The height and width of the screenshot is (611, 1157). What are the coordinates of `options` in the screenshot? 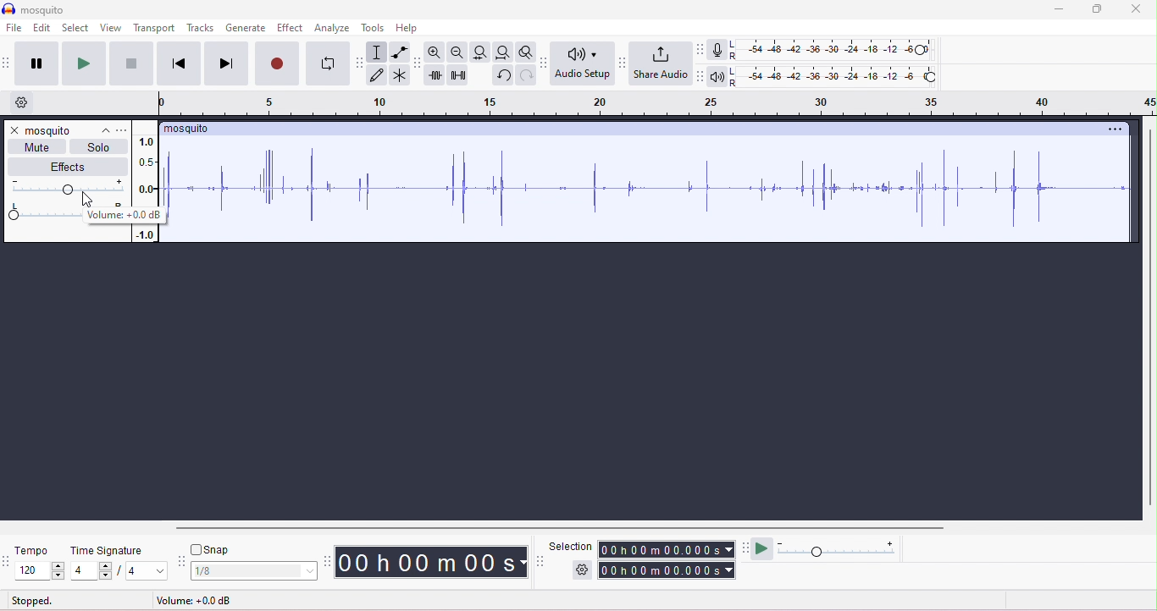 It's located at (1115, 129).